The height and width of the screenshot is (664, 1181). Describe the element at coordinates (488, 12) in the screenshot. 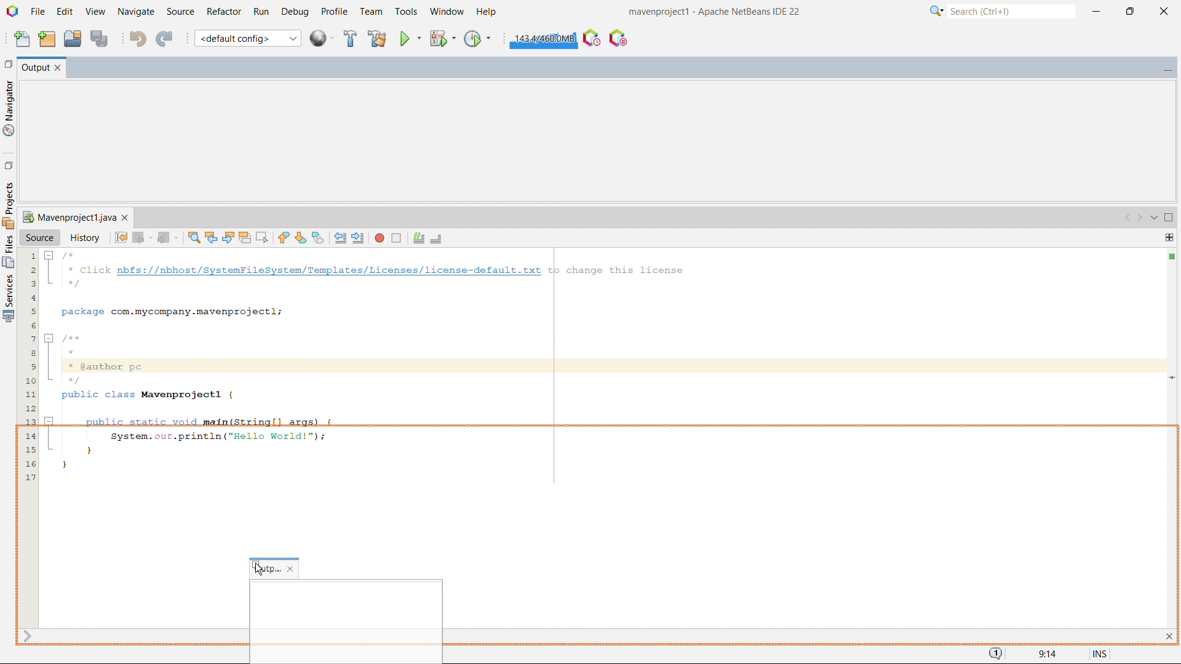

I see `h` at that location.